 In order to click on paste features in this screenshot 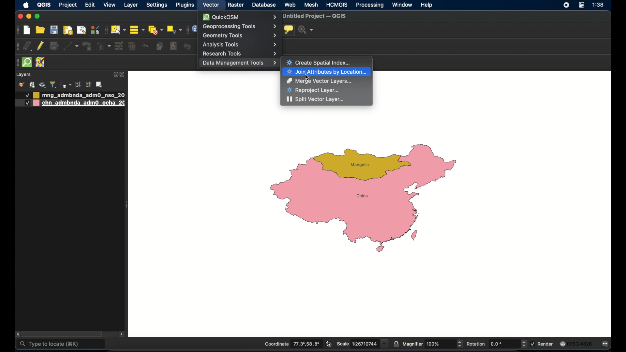, I will do `click(174, 46)`.